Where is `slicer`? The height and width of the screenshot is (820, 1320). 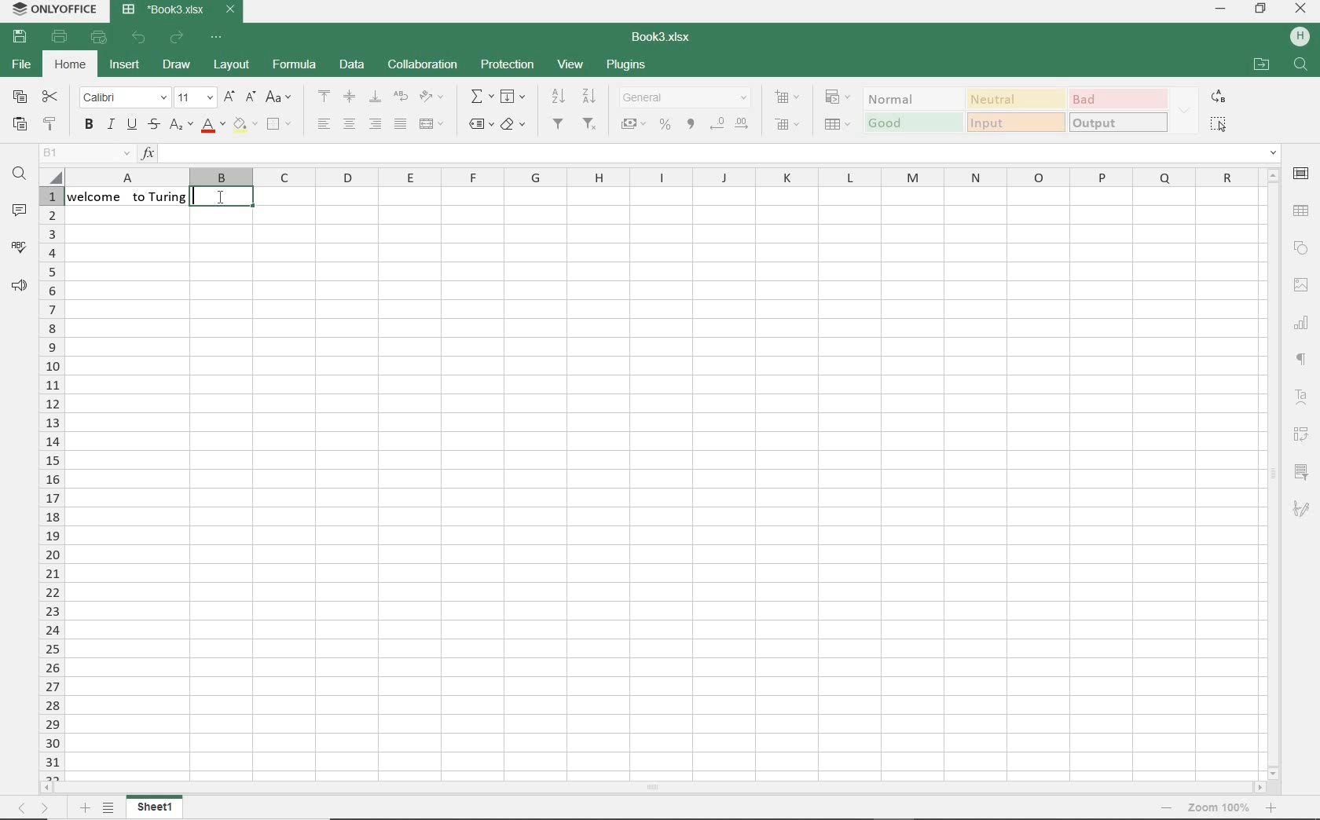 slicer is located at coordinates (1302, 470).